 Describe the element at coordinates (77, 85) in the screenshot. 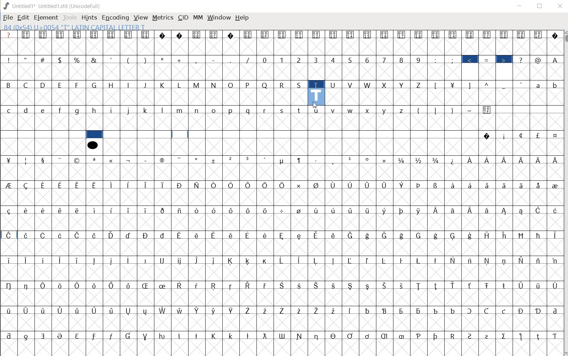

I see `F` at that location.